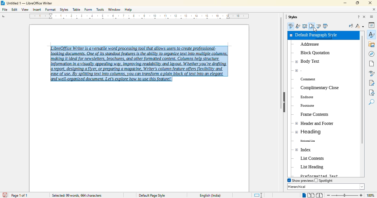  What do you see at coordinates (316, 167) in the screenshot?
I see `List Headings` at bounding box center [316, 167].